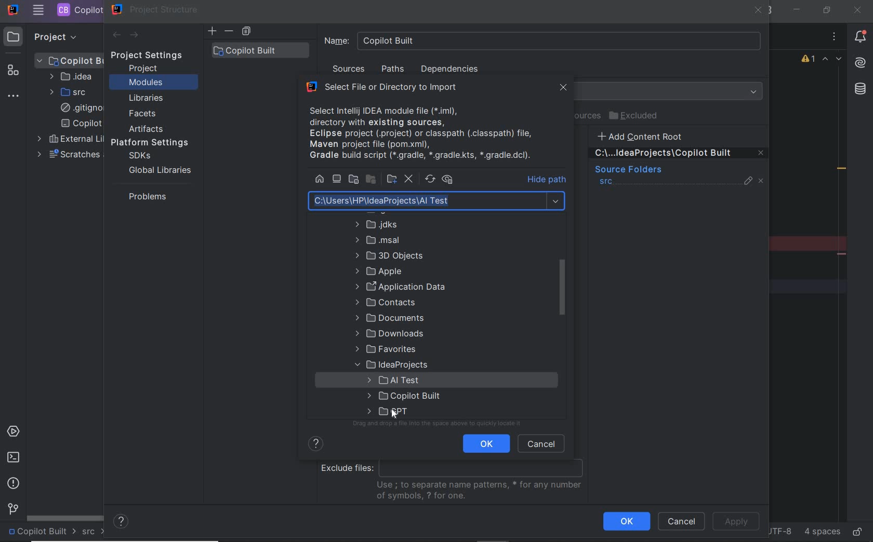 This screenshot has height=542, width=873. I want to click on scrollbar, so click(562, 288).